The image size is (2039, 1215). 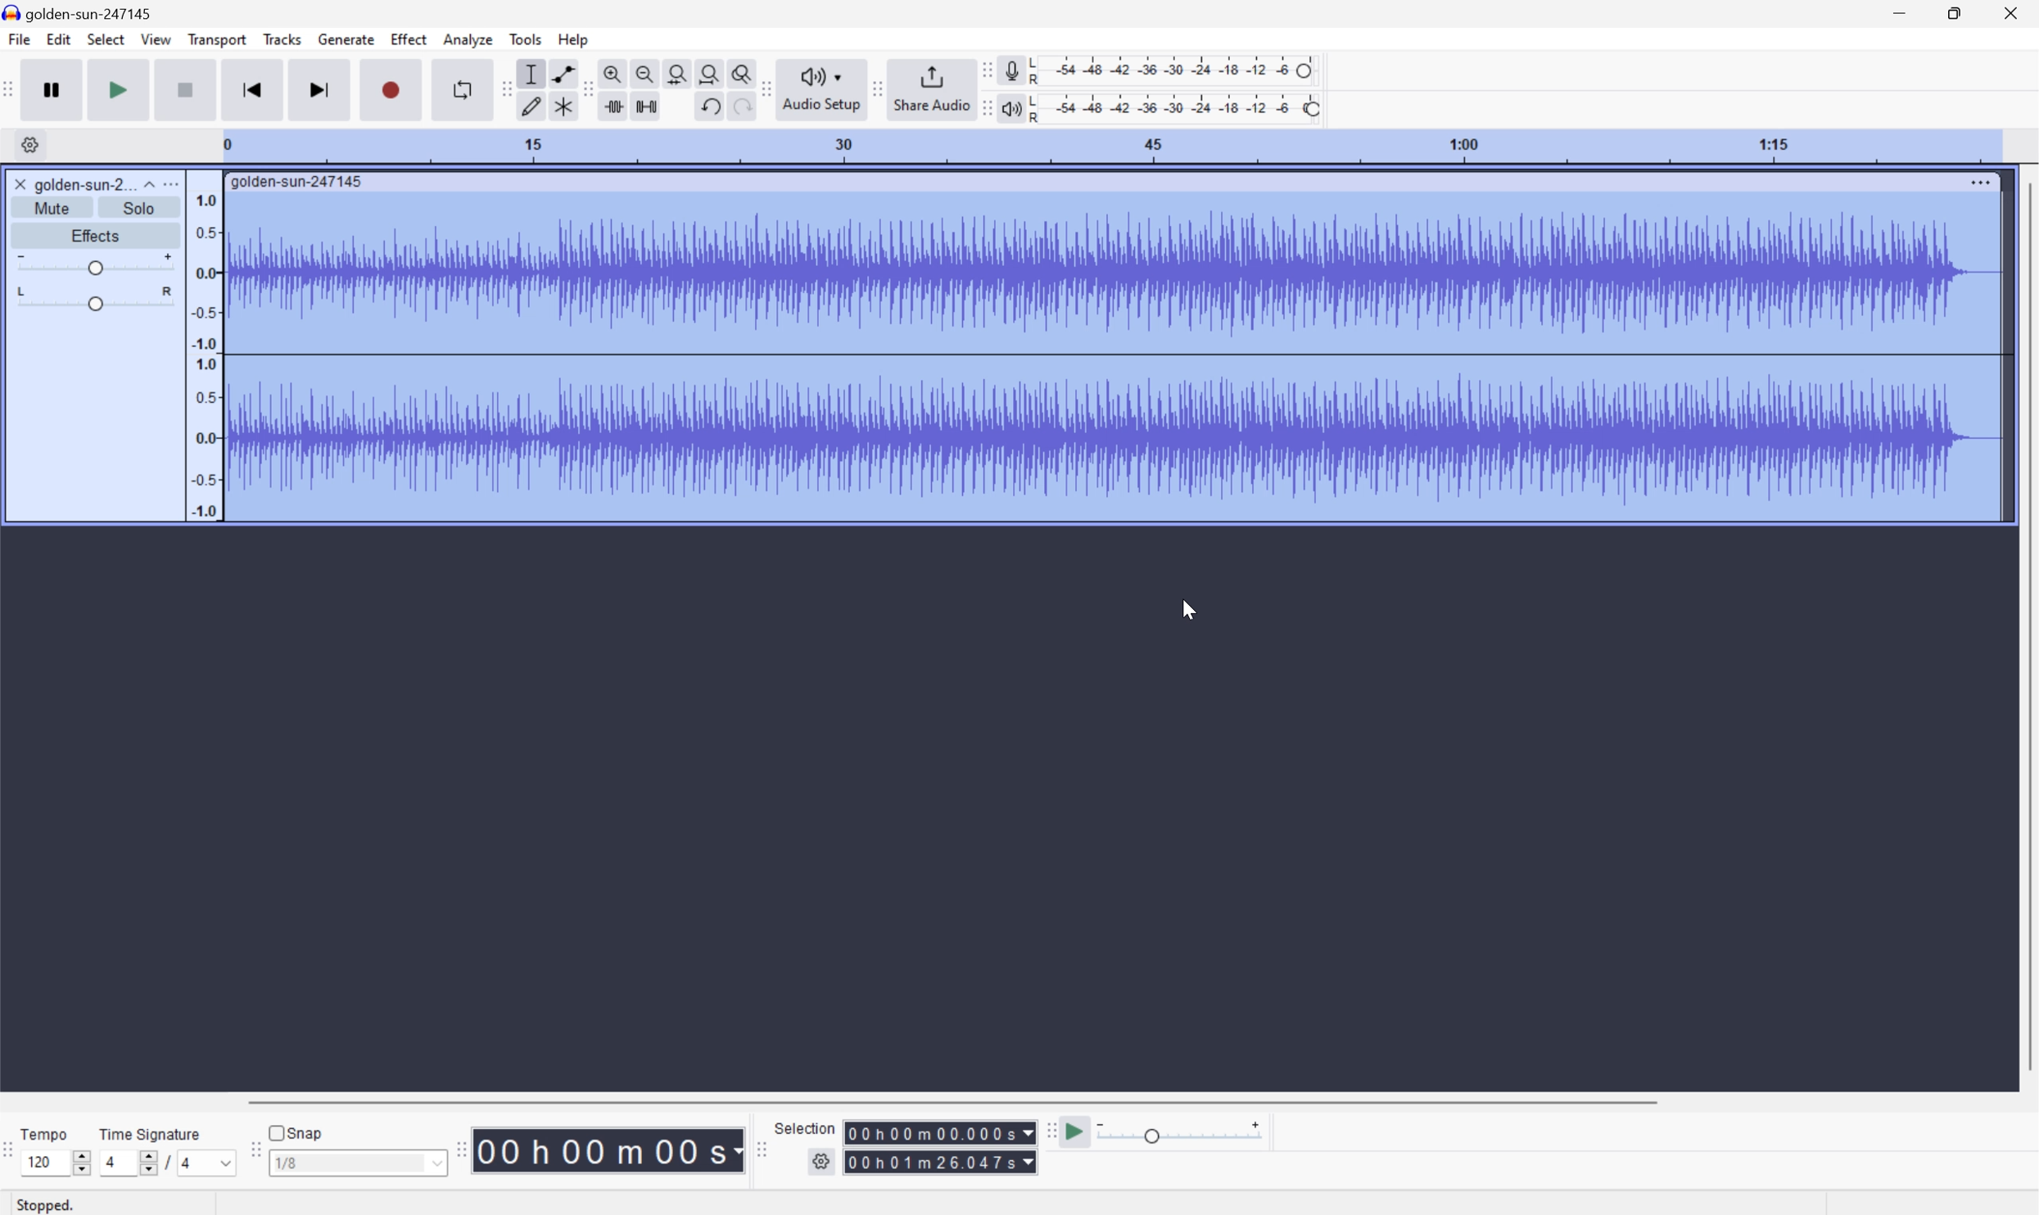 I want to click on Audacity tools toolbar, so click(x=504, y=88).